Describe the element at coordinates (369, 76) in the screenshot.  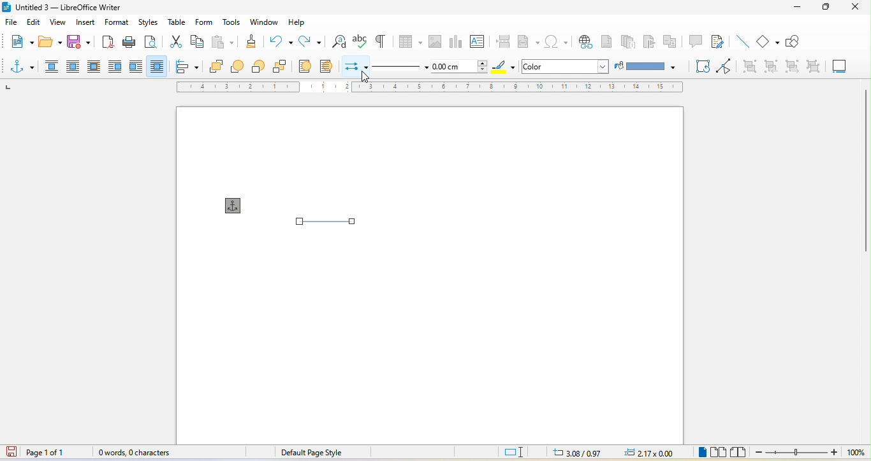
I see `cursor movement` at that location.